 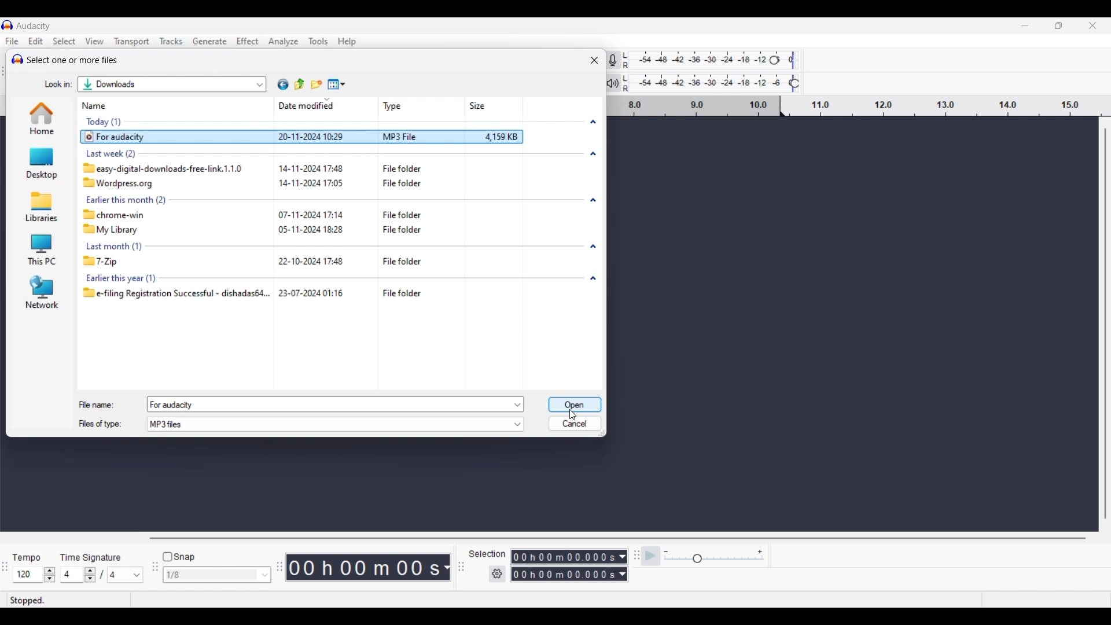 What do you see at coordinates (303, 85) in the screenshot?
I see `up one level` at bounding box center [303, 85].